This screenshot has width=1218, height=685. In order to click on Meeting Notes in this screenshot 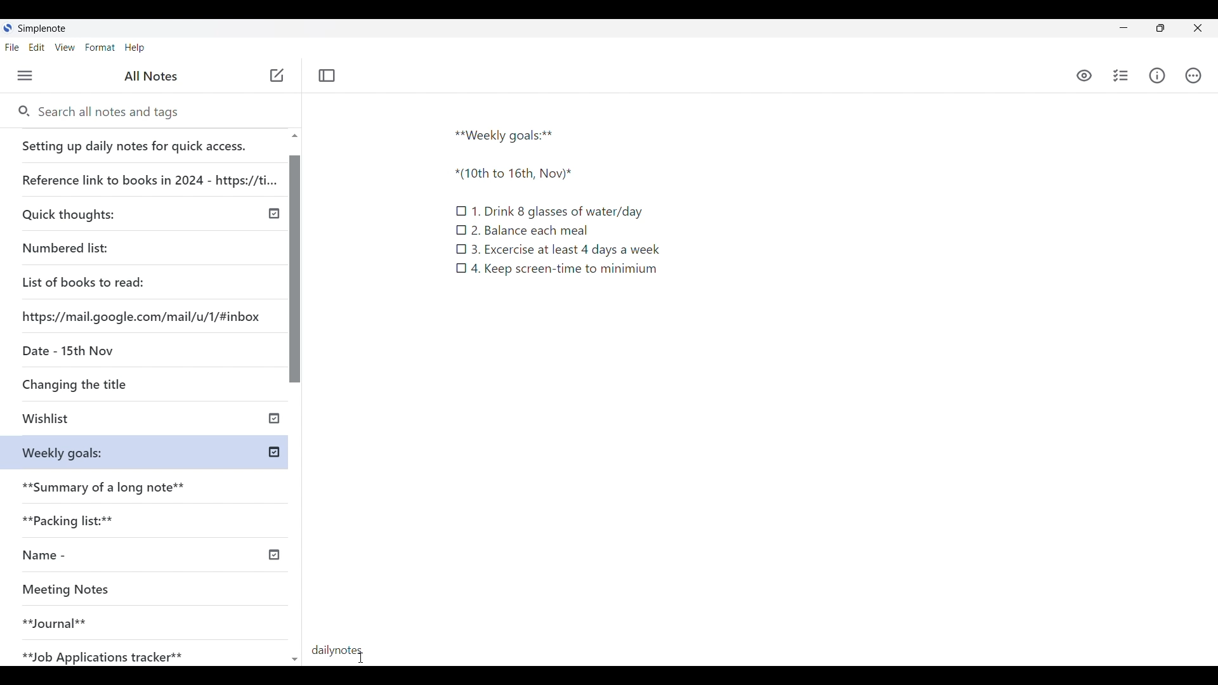, I will do `click(128, 590)`.